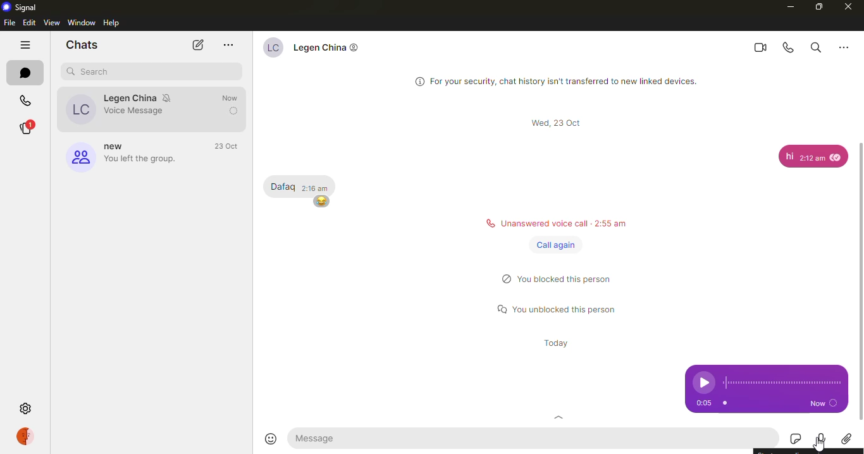 This screenshot has width=864, height=454. Describe the element at coordinates (199, 45) in the screenshot. I see `new chat` at that location.